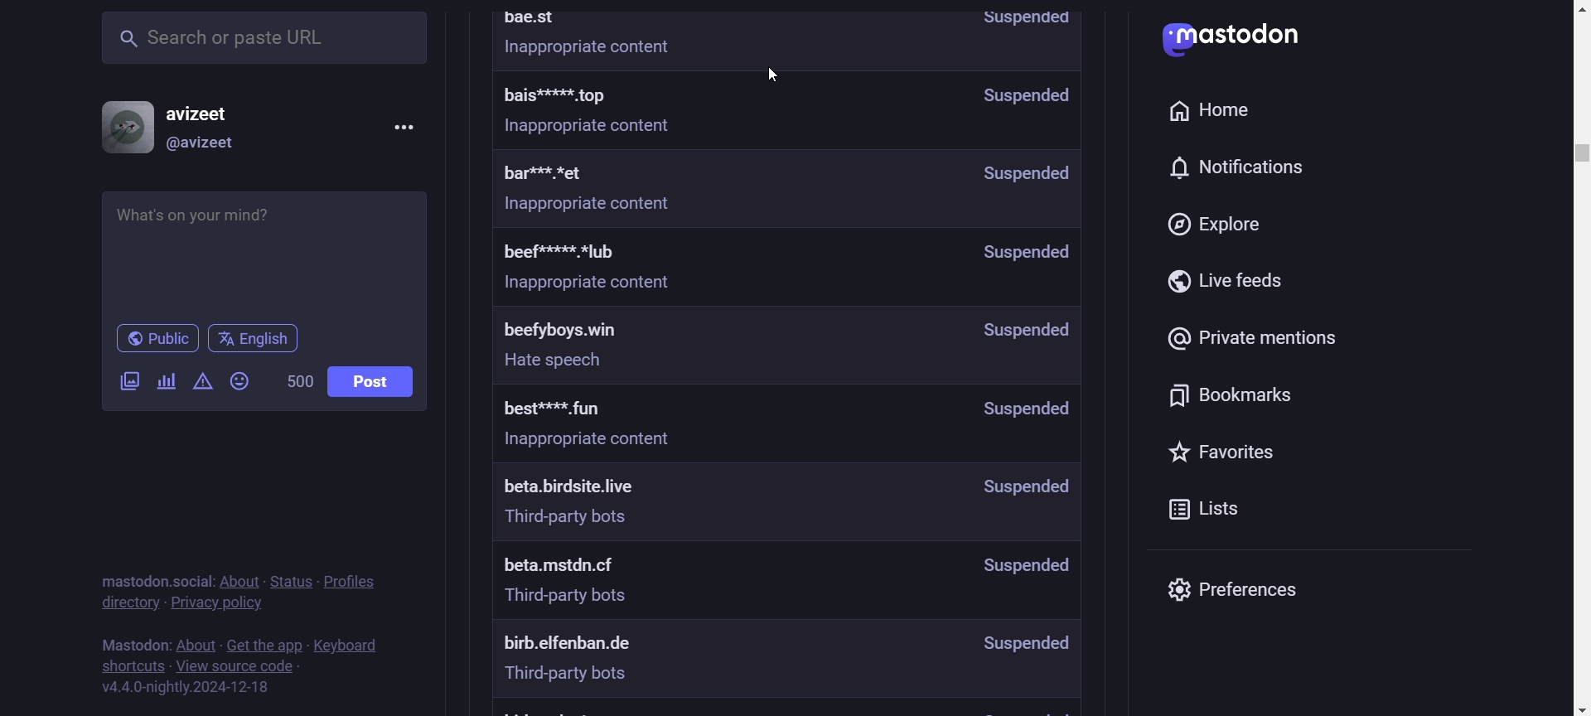 The image size is (1591, 716). I want to click on home, so click(1217, 109).